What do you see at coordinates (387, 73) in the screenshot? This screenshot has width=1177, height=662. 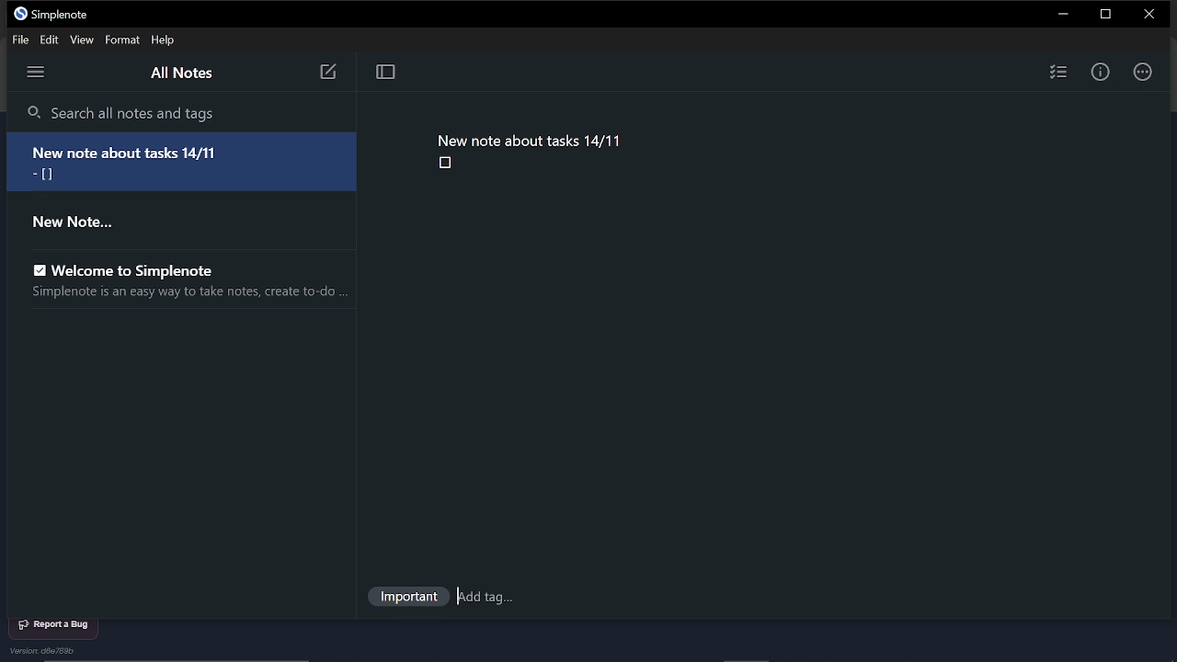 I see `Togggle focus mode` at bounding box center [387, 73].